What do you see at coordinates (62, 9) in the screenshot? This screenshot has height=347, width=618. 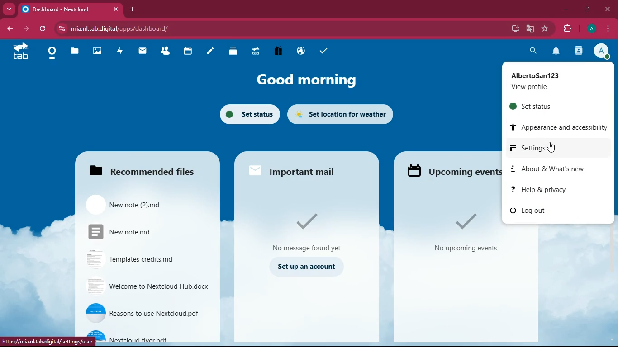 I see `Dashboard - Nextcloud` at bounding box center [62, 9].